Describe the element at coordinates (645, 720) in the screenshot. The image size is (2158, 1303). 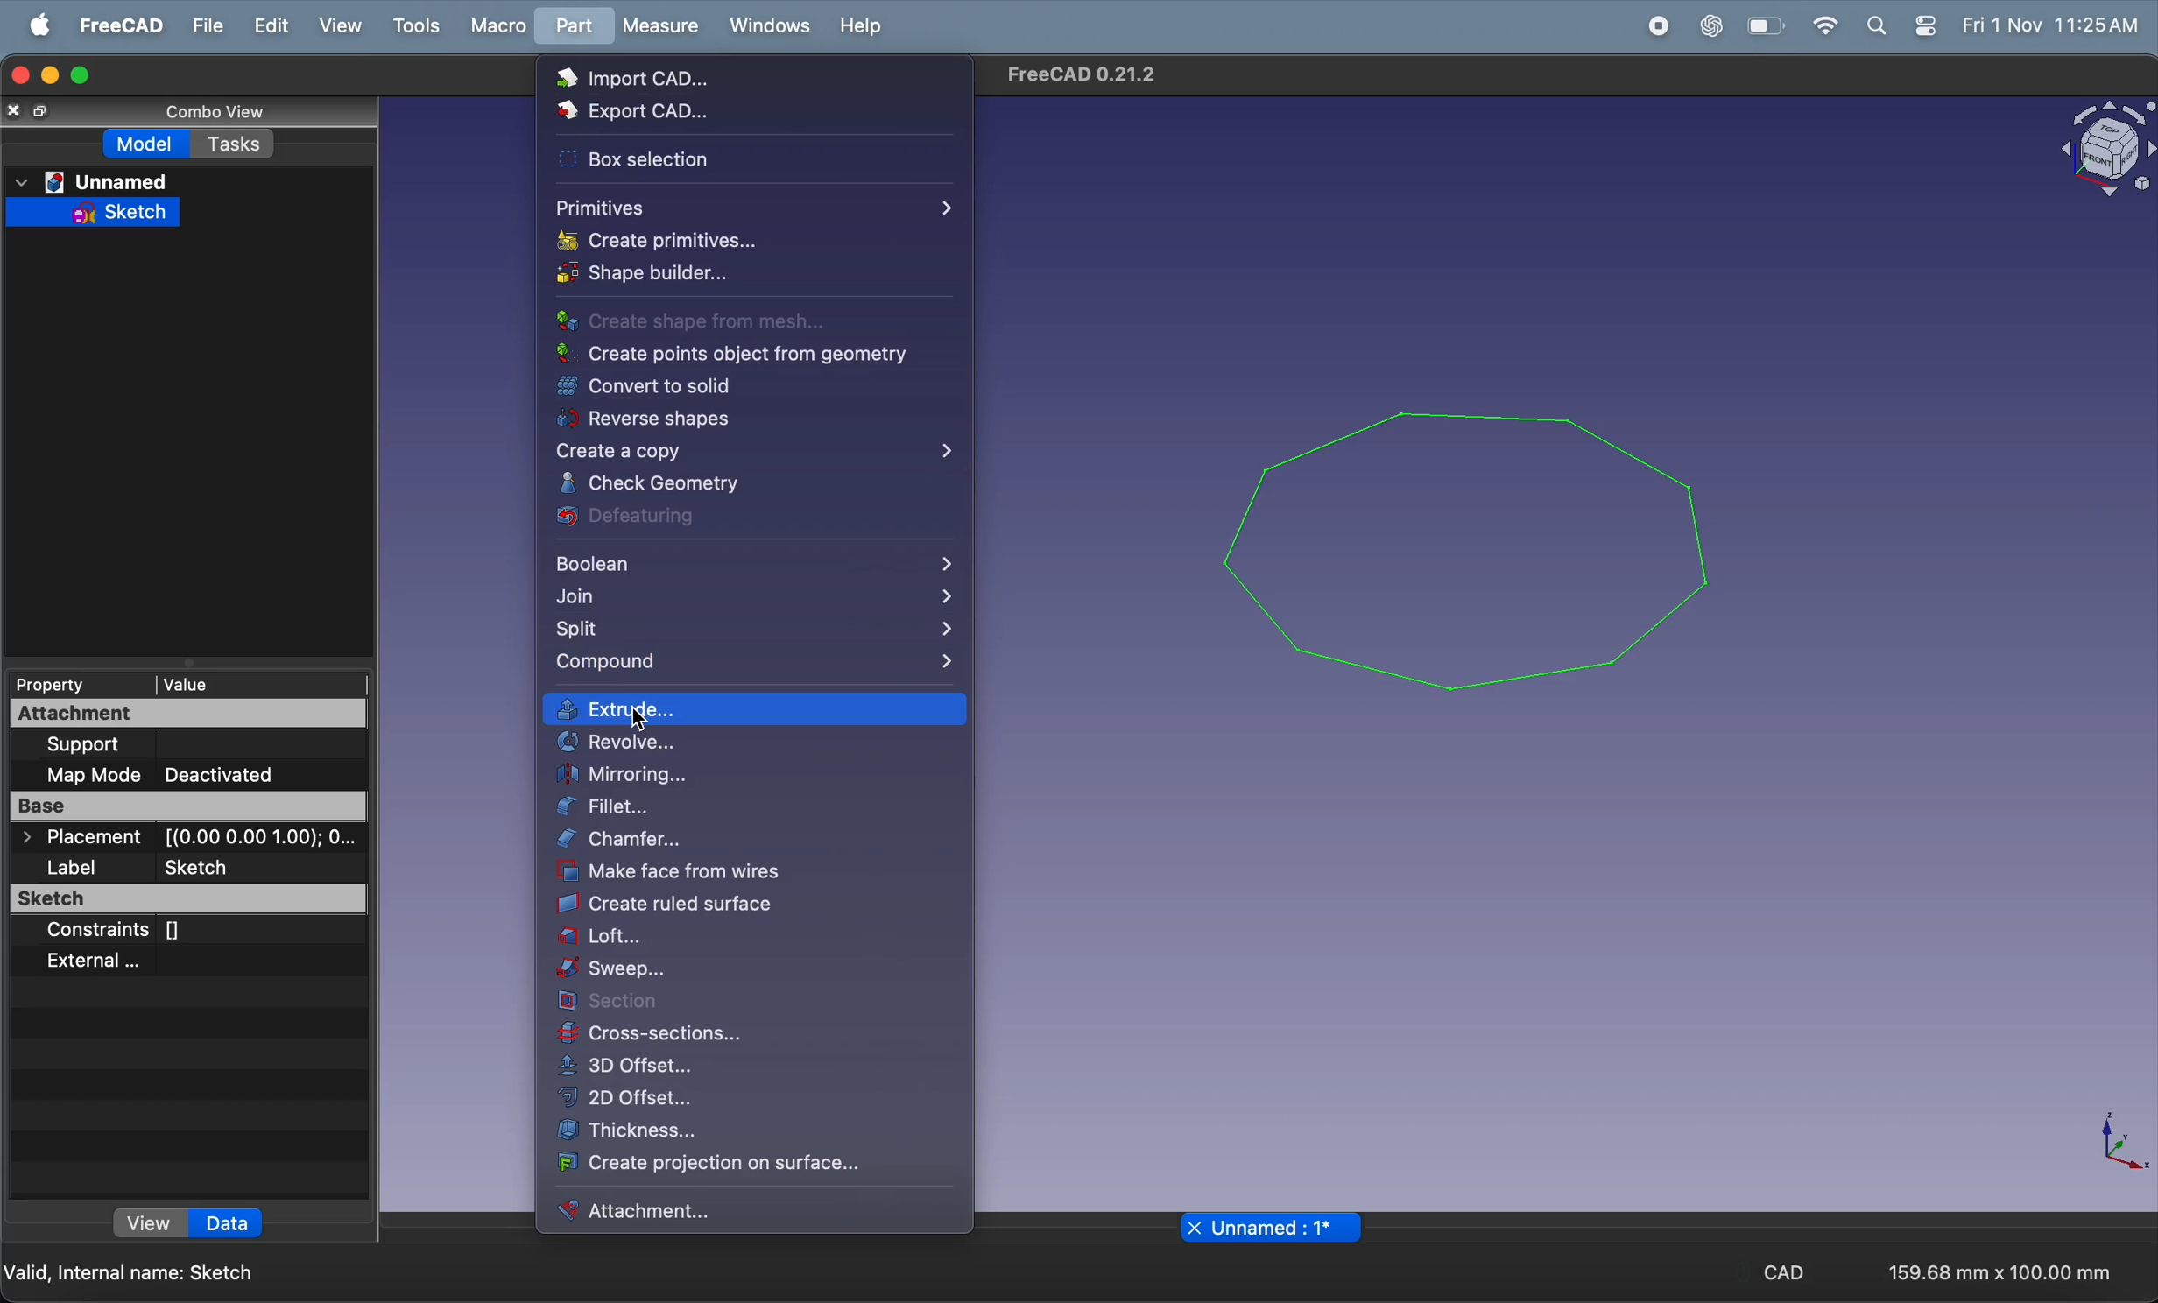
I see `cursor` at that location.